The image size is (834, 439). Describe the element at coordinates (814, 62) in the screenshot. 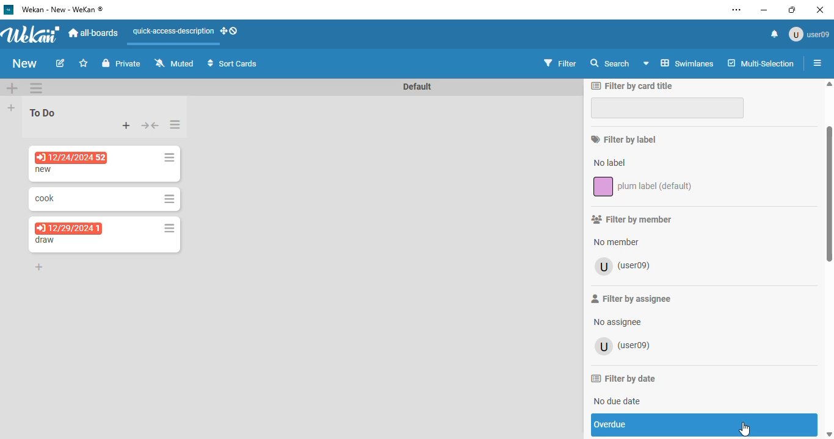

I see `open sidebar or close sidebar` at that location.